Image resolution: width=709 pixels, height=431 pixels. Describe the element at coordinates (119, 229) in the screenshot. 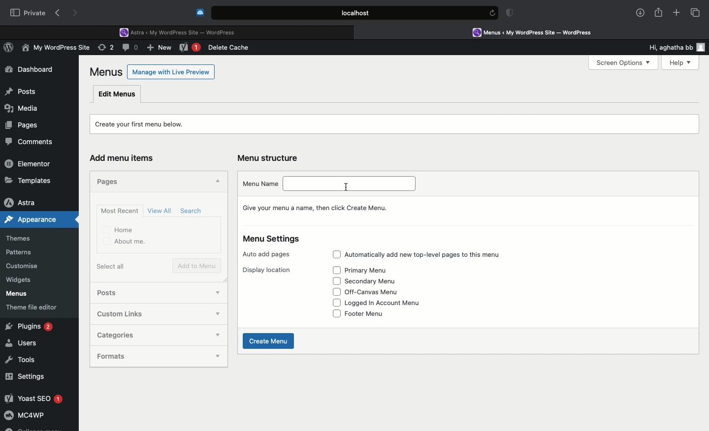

I see `Home` at that location.